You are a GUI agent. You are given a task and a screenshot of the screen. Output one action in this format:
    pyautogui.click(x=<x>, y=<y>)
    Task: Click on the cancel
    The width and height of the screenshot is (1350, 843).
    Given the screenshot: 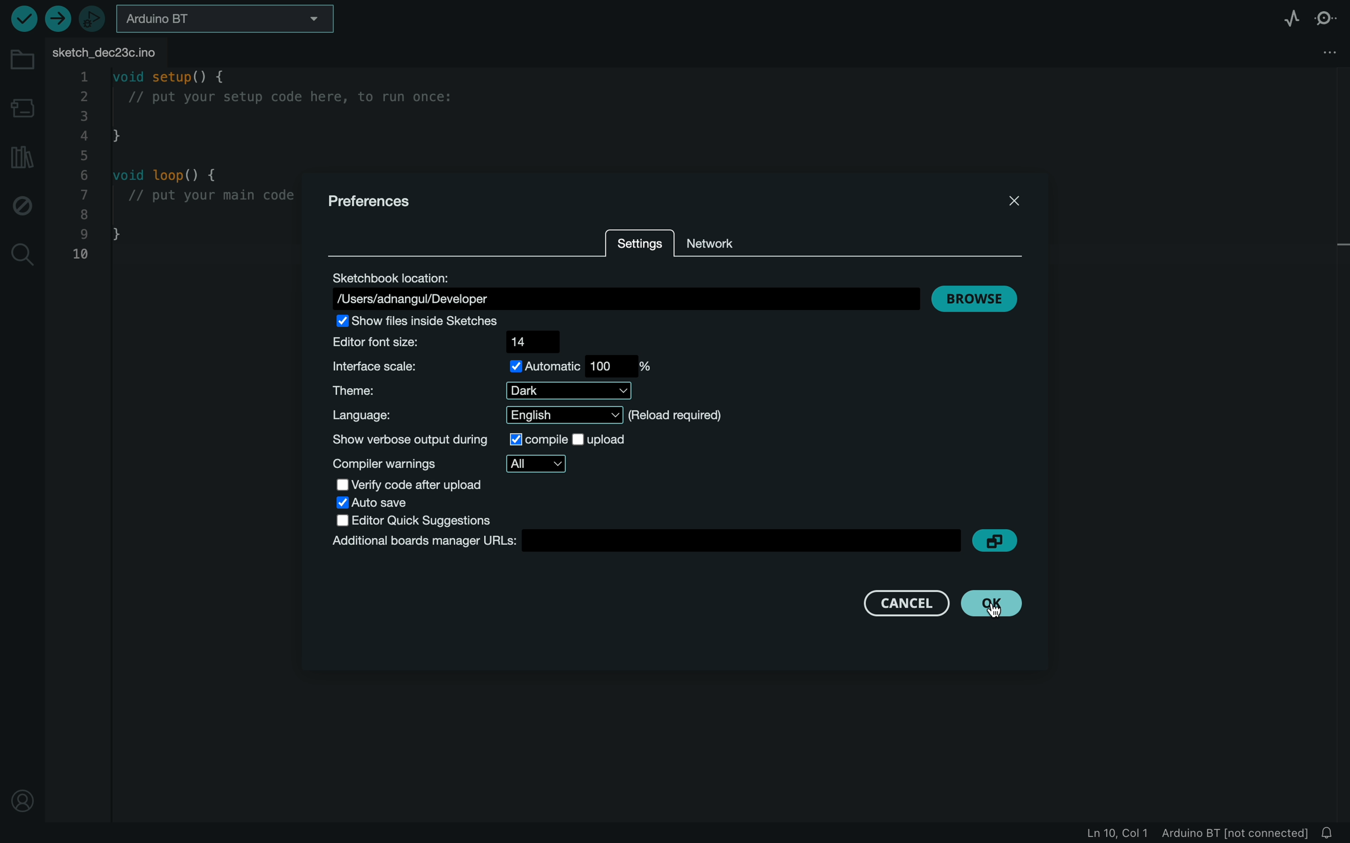 What is the action you would take?
    pyautogui.click(x=907, y=603)
    